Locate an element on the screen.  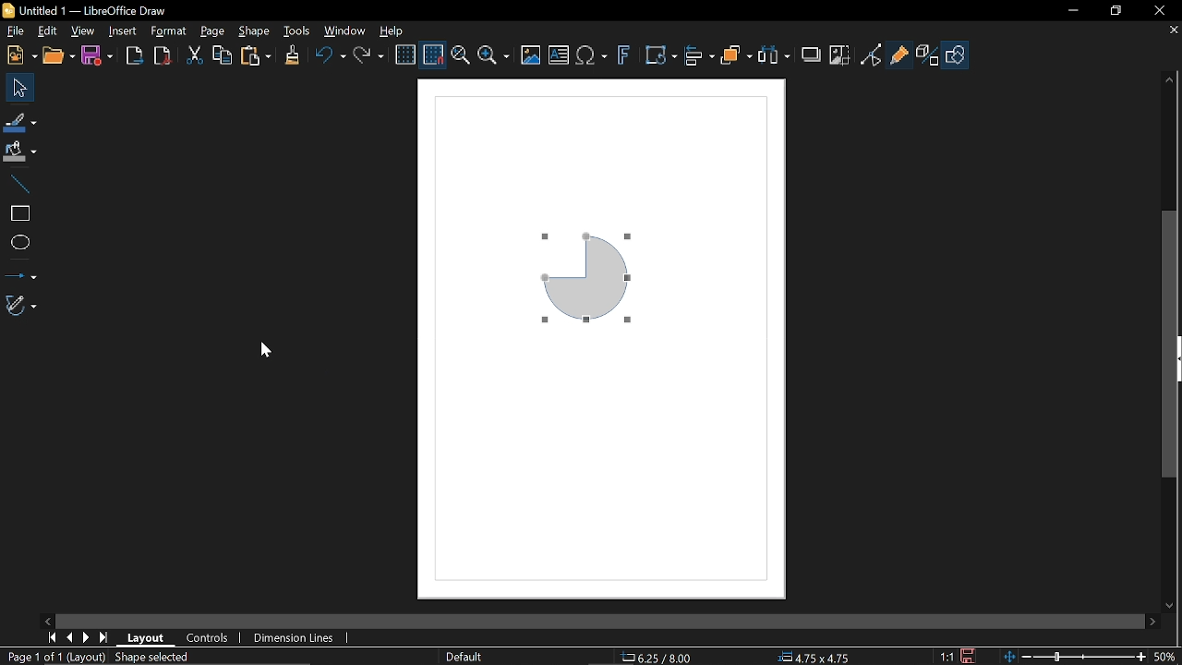
Change zoom is located at coordinates (1075, 657).